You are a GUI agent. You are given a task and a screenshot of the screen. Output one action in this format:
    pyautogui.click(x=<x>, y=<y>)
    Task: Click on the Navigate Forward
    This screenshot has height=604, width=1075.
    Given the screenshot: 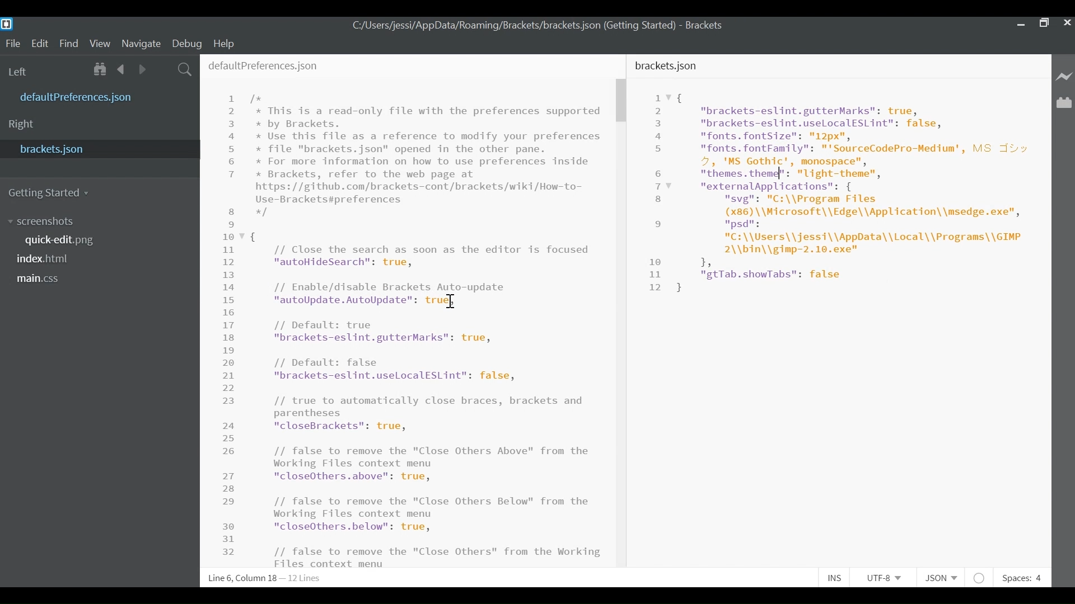 What is the action you would take?
    pyautogui.click(x=142, y=68)
    